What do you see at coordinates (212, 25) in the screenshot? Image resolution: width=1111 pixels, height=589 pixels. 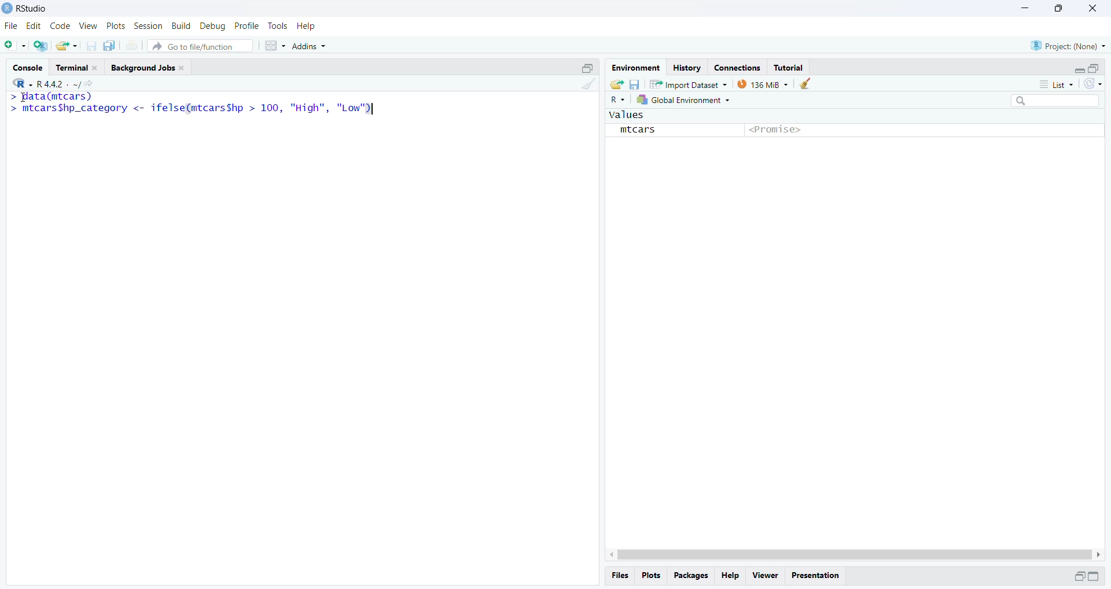 I see `Debug` at bounding box center [212, 25].